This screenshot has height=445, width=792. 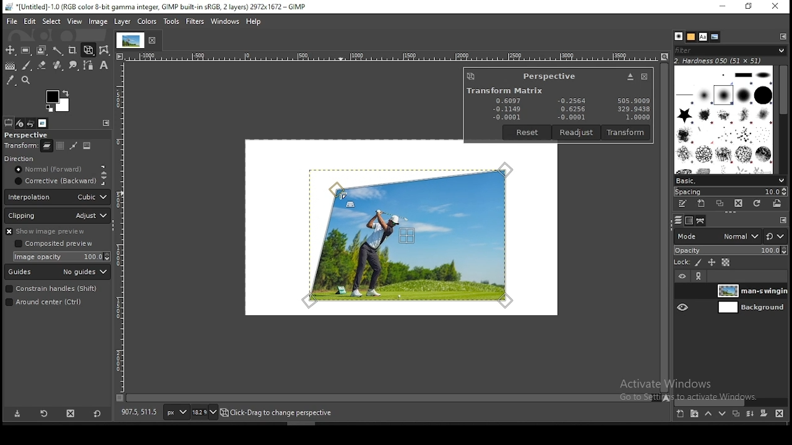 I want to click on selection, so click(x=74, y=146).